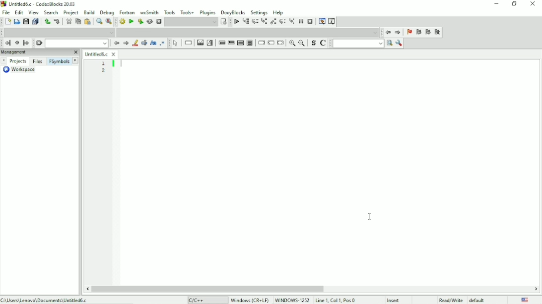  What do you see at coordinates (17, 21) in the screenshot?
I see `Open` at bounding box center [17, 21].